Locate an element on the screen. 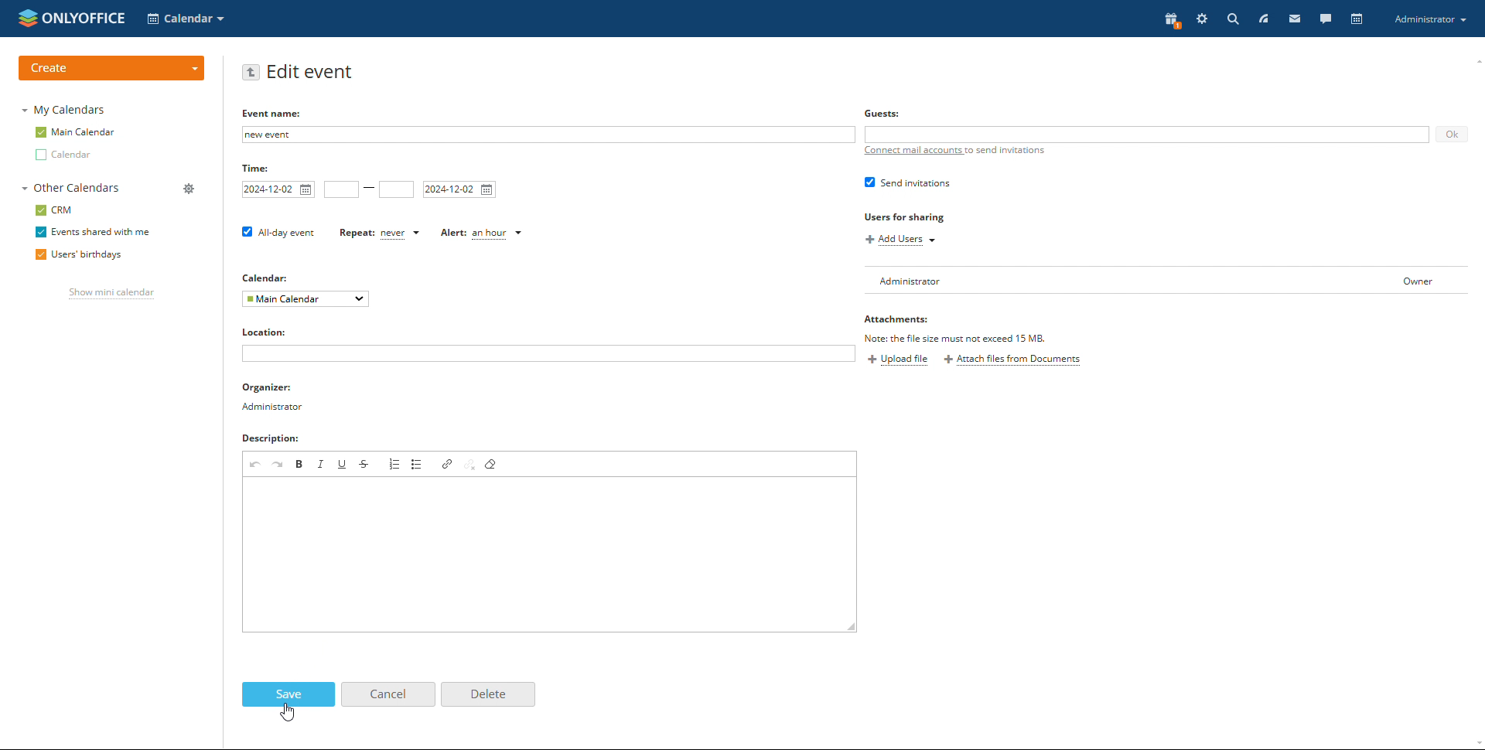 The height and width of the screenshot is (750, 1485). create is located at coordinates (111, 69).